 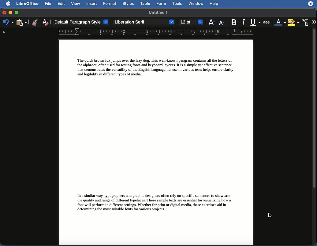 I want to click on Help, so click(x=214, y=4).